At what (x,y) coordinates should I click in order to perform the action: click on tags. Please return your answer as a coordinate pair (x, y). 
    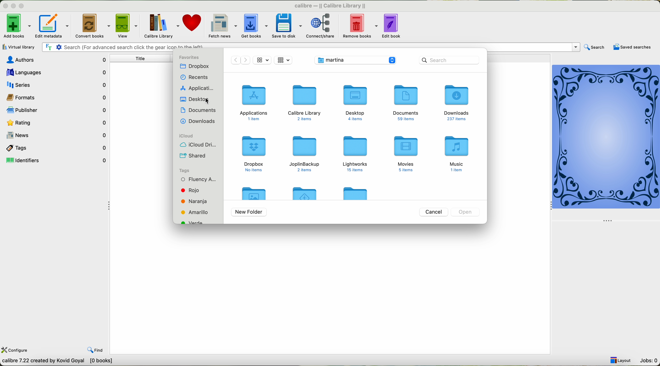
    Looking at the image, I should click on (188, 170).